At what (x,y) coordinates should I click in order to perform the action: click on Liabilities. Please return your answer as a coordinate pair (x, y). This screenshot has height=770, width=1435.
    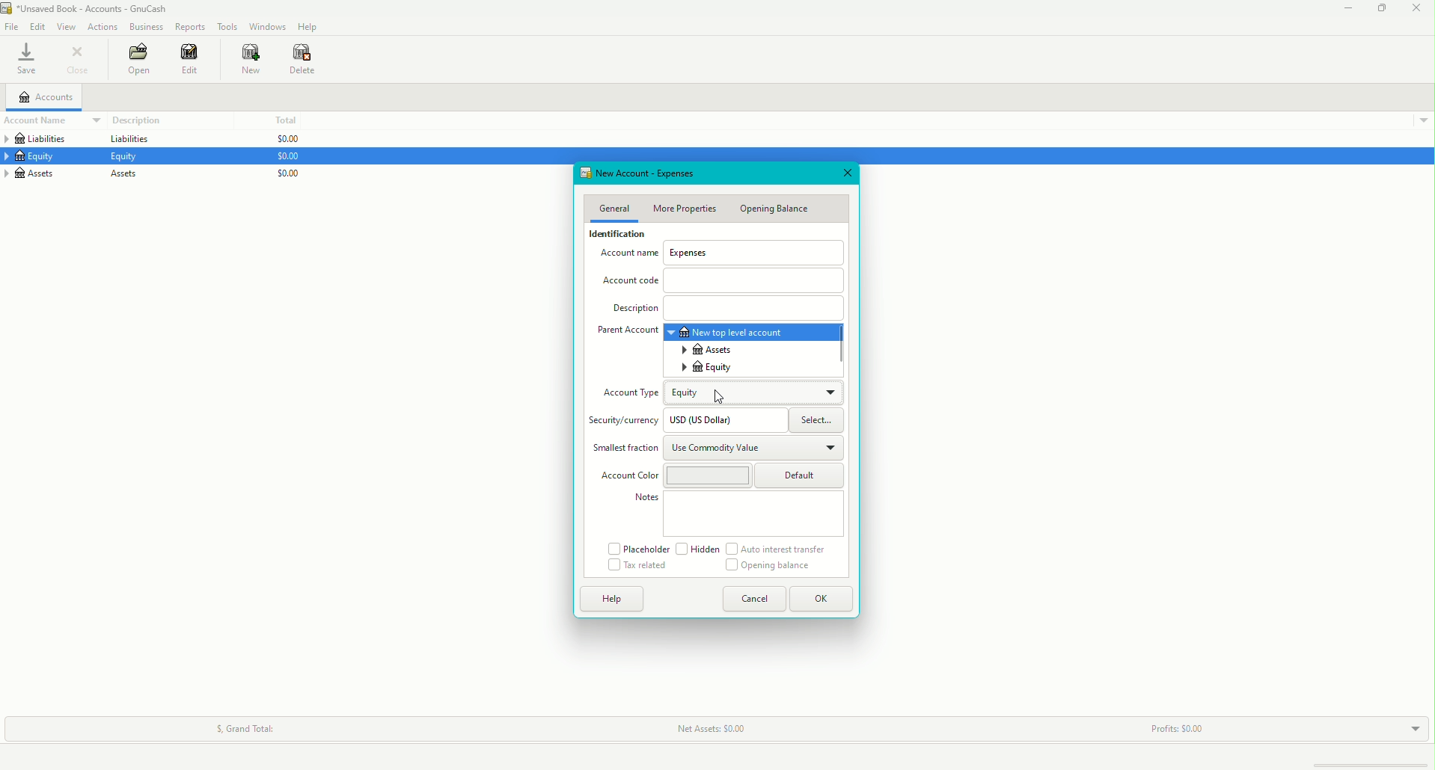
    Looking at the image, I should click on (43, 139).